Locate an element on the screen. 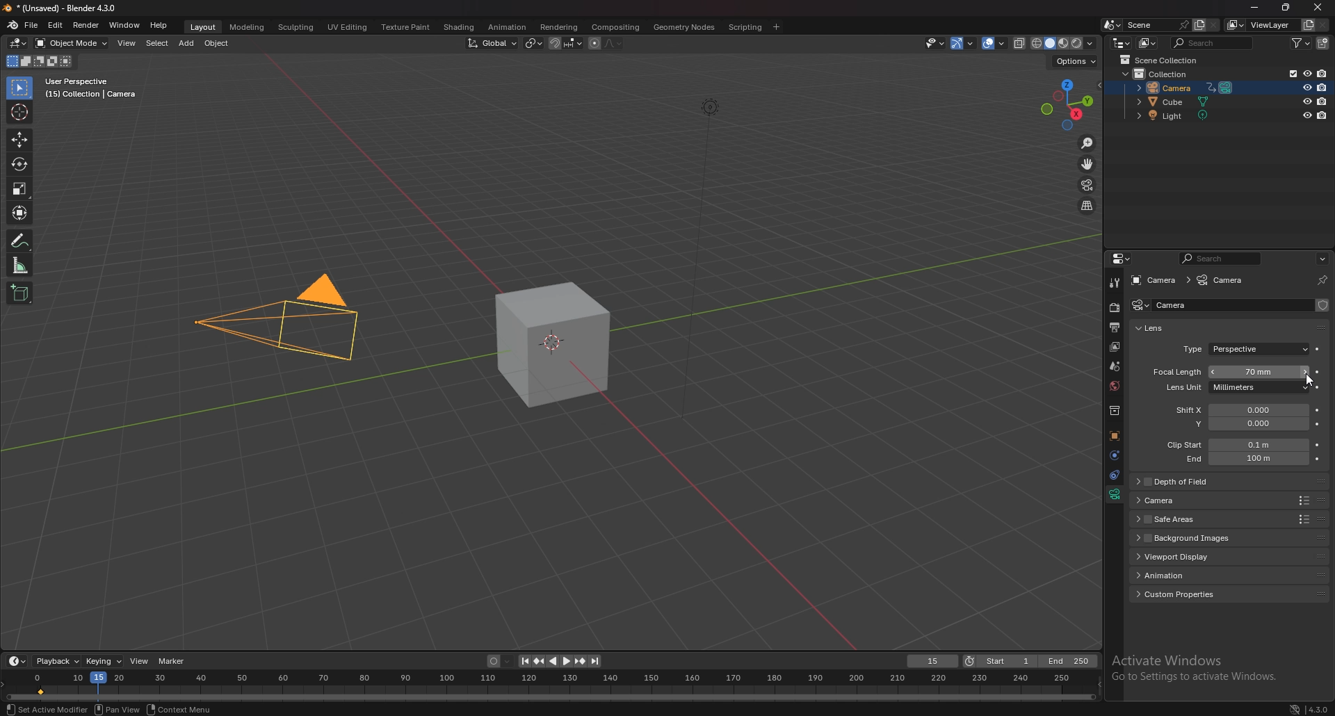   is located at coordinates (179, 709).